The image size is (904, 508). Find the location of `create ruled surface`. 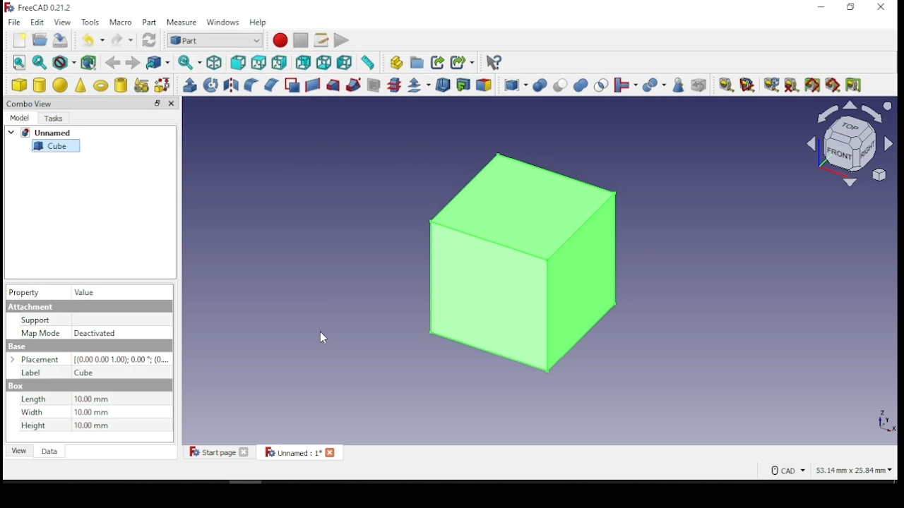

create ruled surface is located at coordinates (313, 85).